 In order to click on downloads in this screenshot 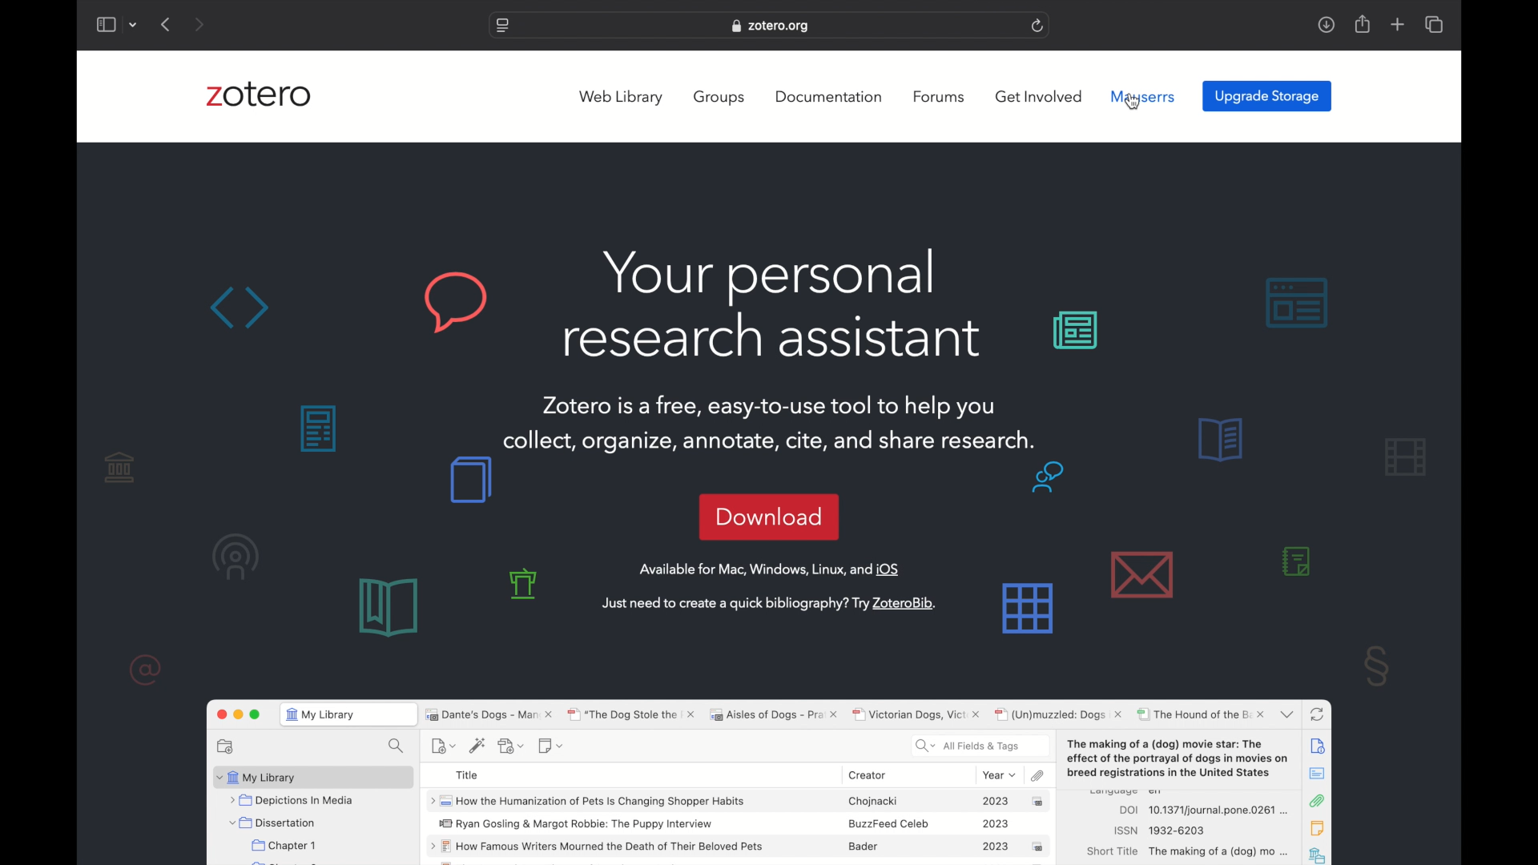, I will do `click(1326, 24)`.